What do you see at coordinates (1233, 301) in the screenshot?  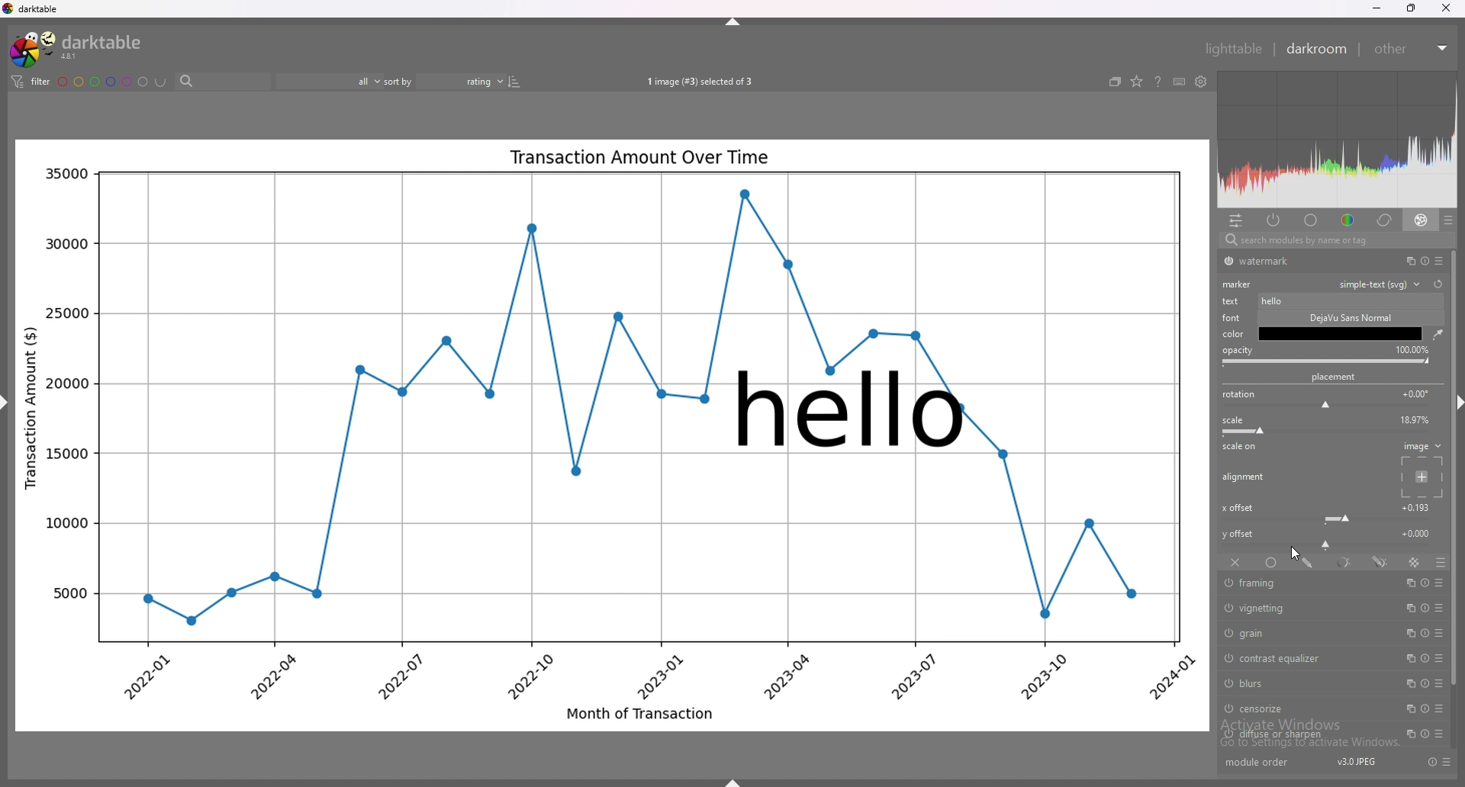 I see `text` at bounding box center [1233, 301].